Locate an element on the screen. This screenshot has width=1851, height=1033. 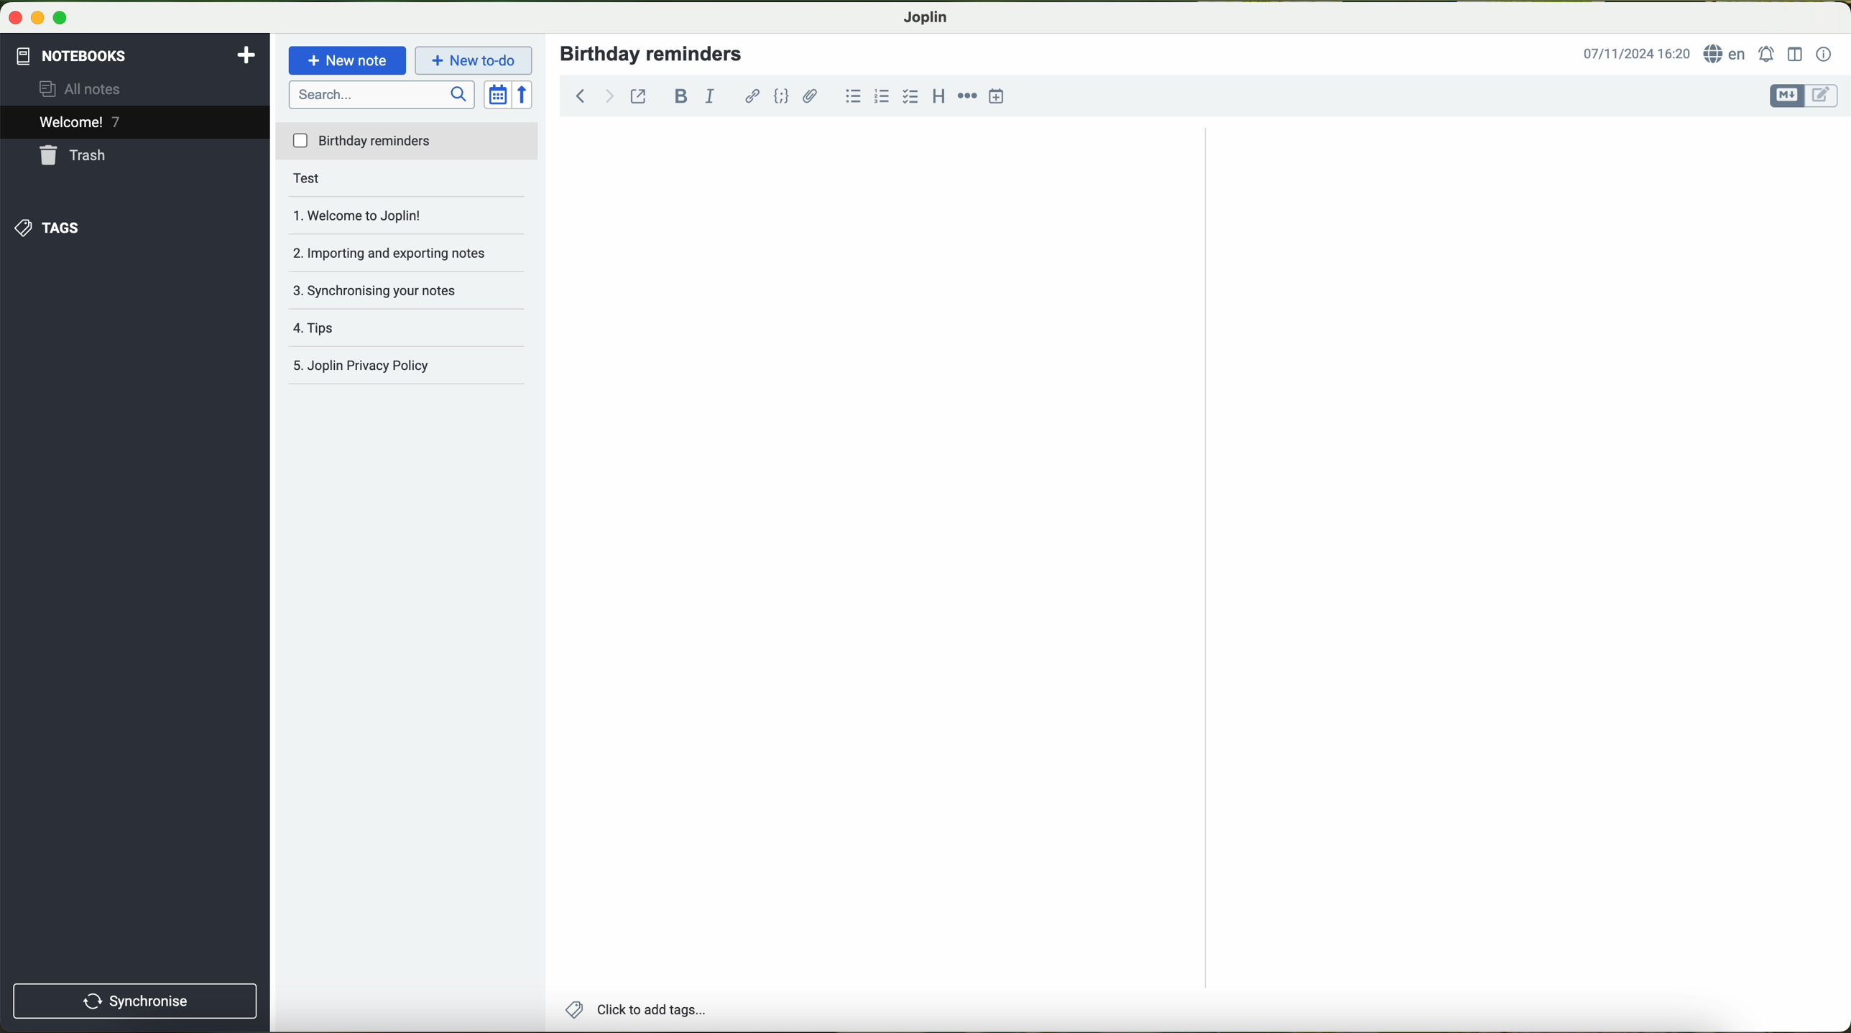
insert time is located at coordinates (994, 97).